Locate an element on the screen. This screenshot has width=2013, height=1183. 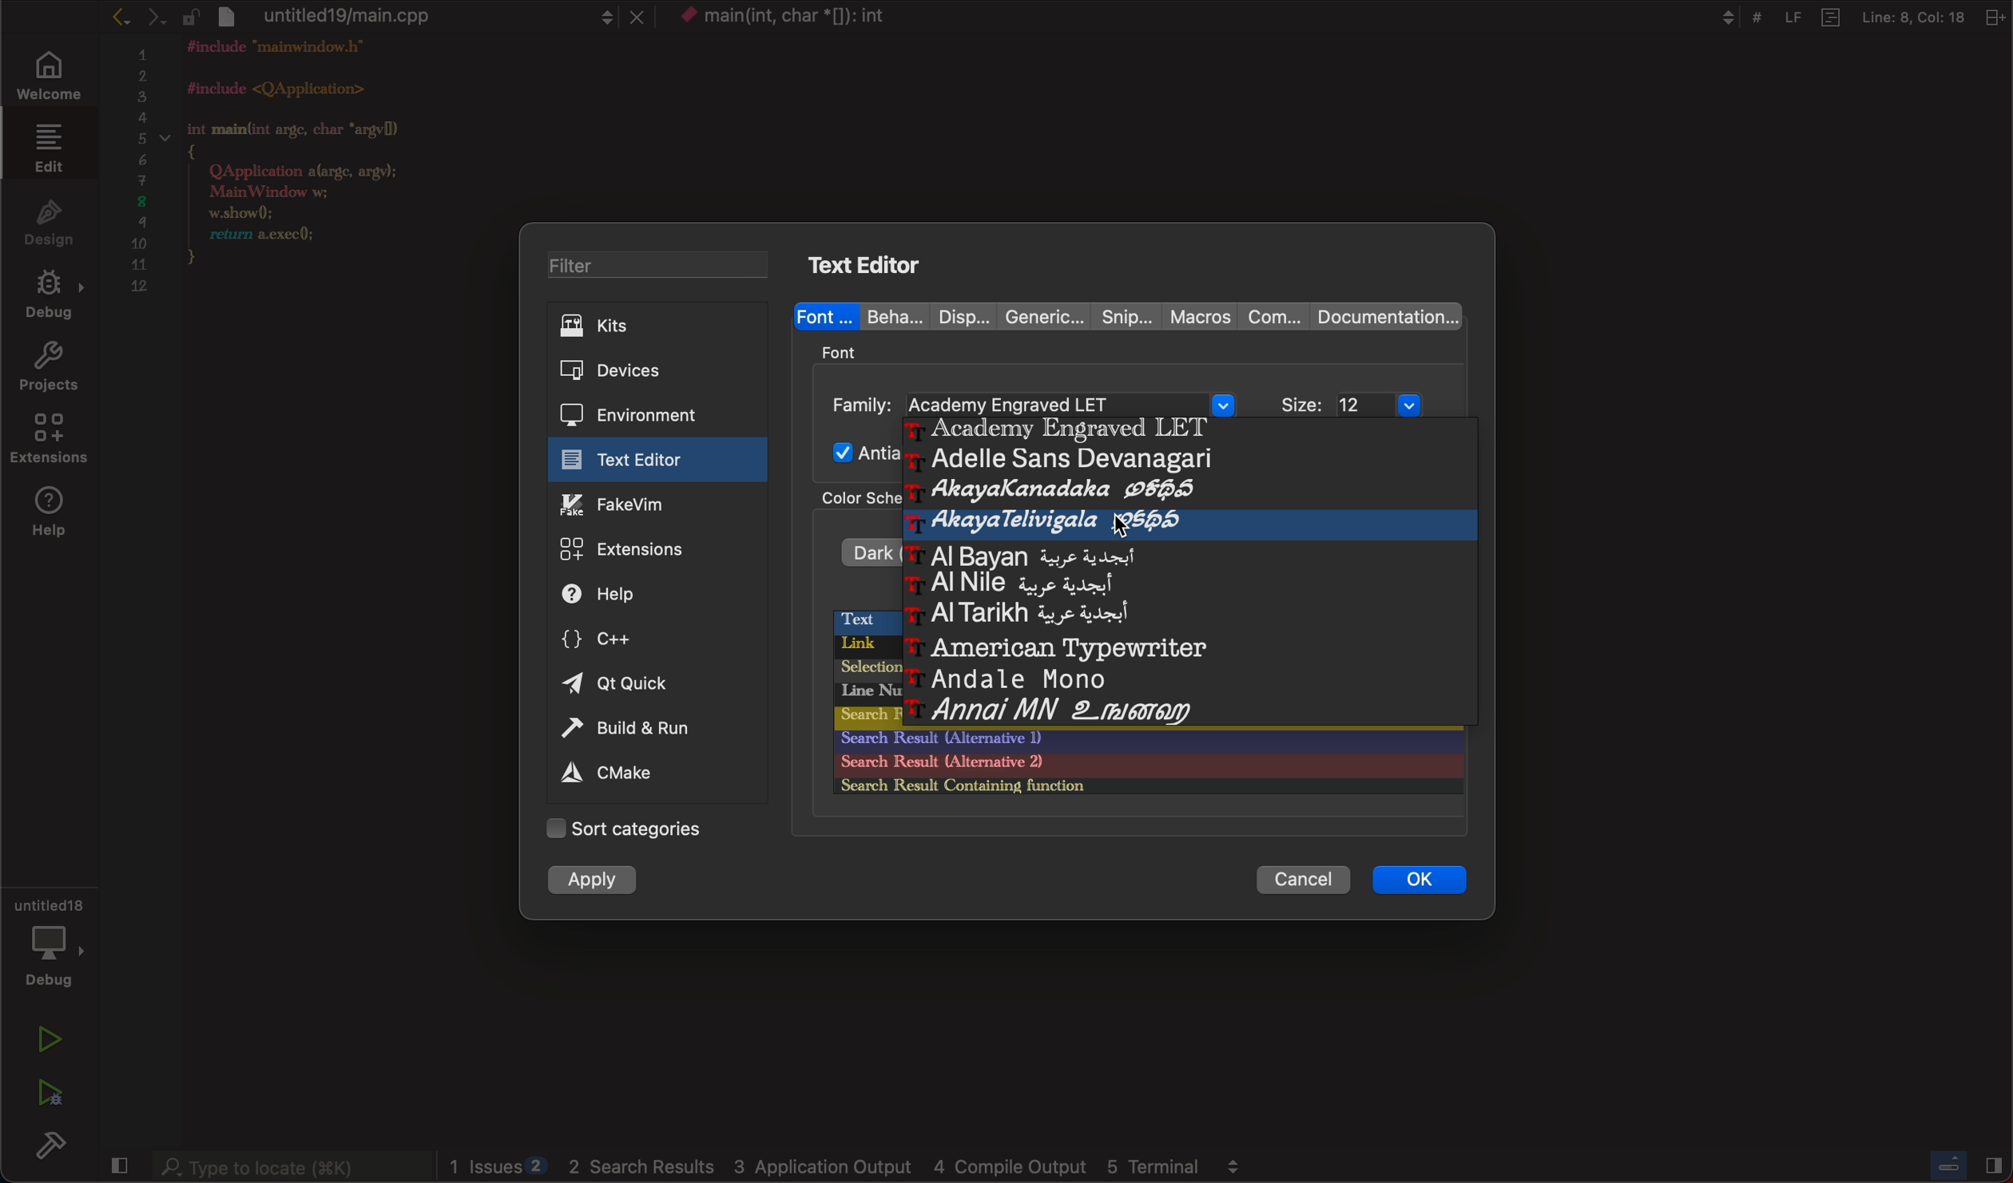
adelle sans devangari is located at coordinates (1047, 461).